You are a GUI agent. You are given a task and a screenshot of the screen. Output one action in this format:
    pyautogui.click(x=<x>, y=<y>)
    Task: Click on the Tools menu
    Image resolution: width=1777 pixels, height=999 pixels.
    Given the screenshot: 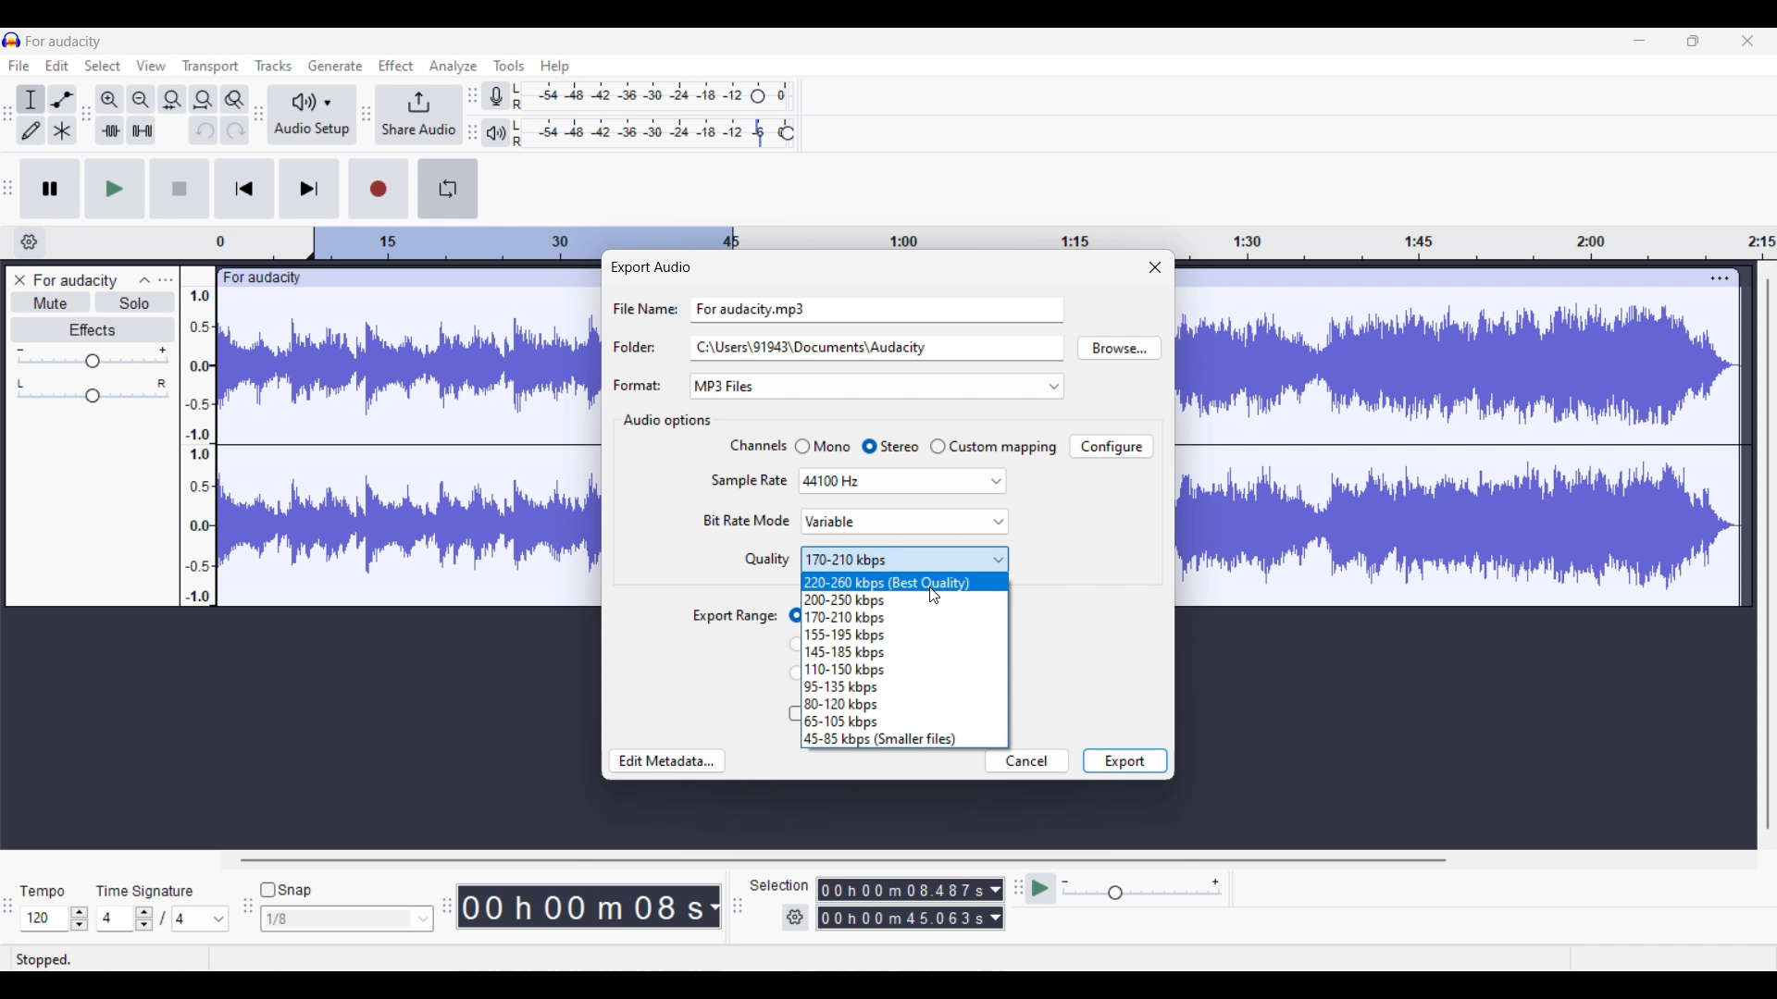 What is the action you would take?
    pyautogui.click(x=509, y=66)
    